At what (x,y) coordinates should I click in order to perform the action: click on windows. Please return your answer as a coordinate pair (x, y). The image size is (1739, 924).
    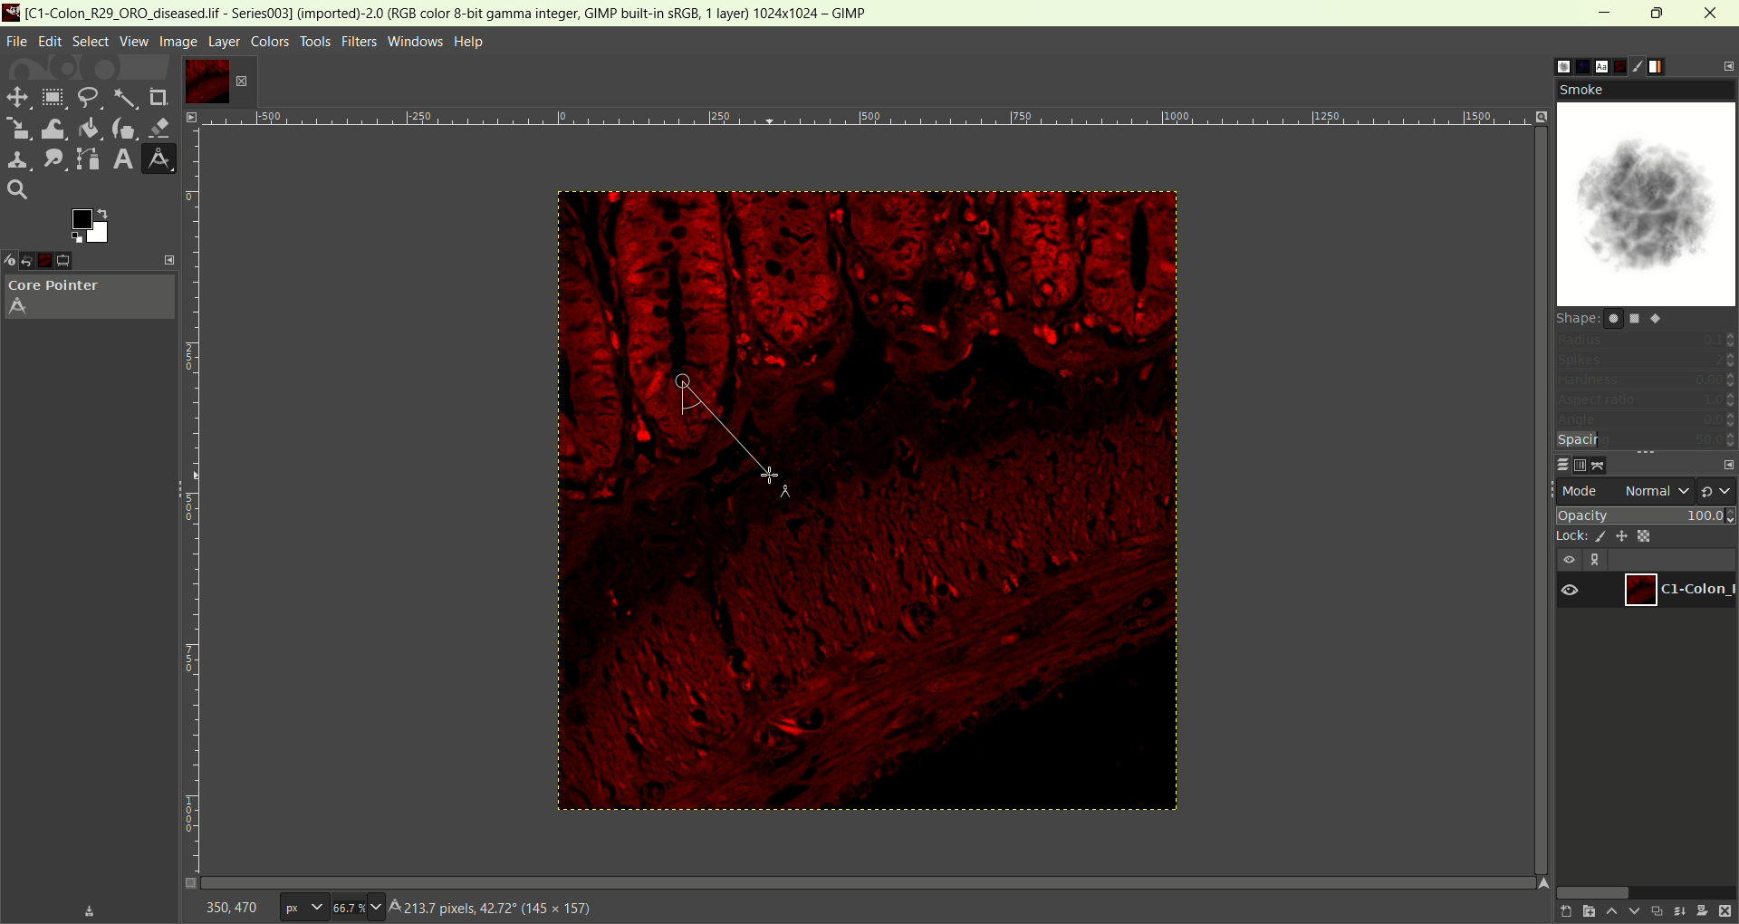
    Looking at the image, I should click on (418, 42).